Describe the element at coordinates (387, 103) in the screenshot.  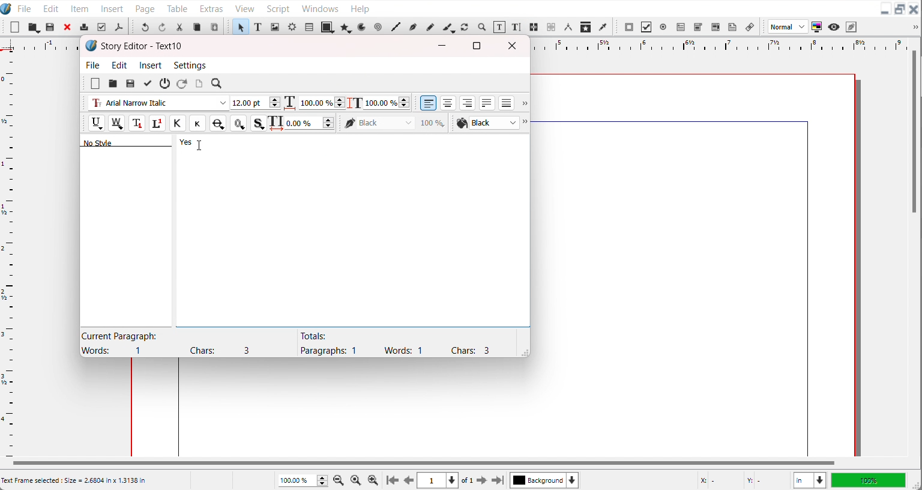
I see `Text Height Adjuster` at that location.